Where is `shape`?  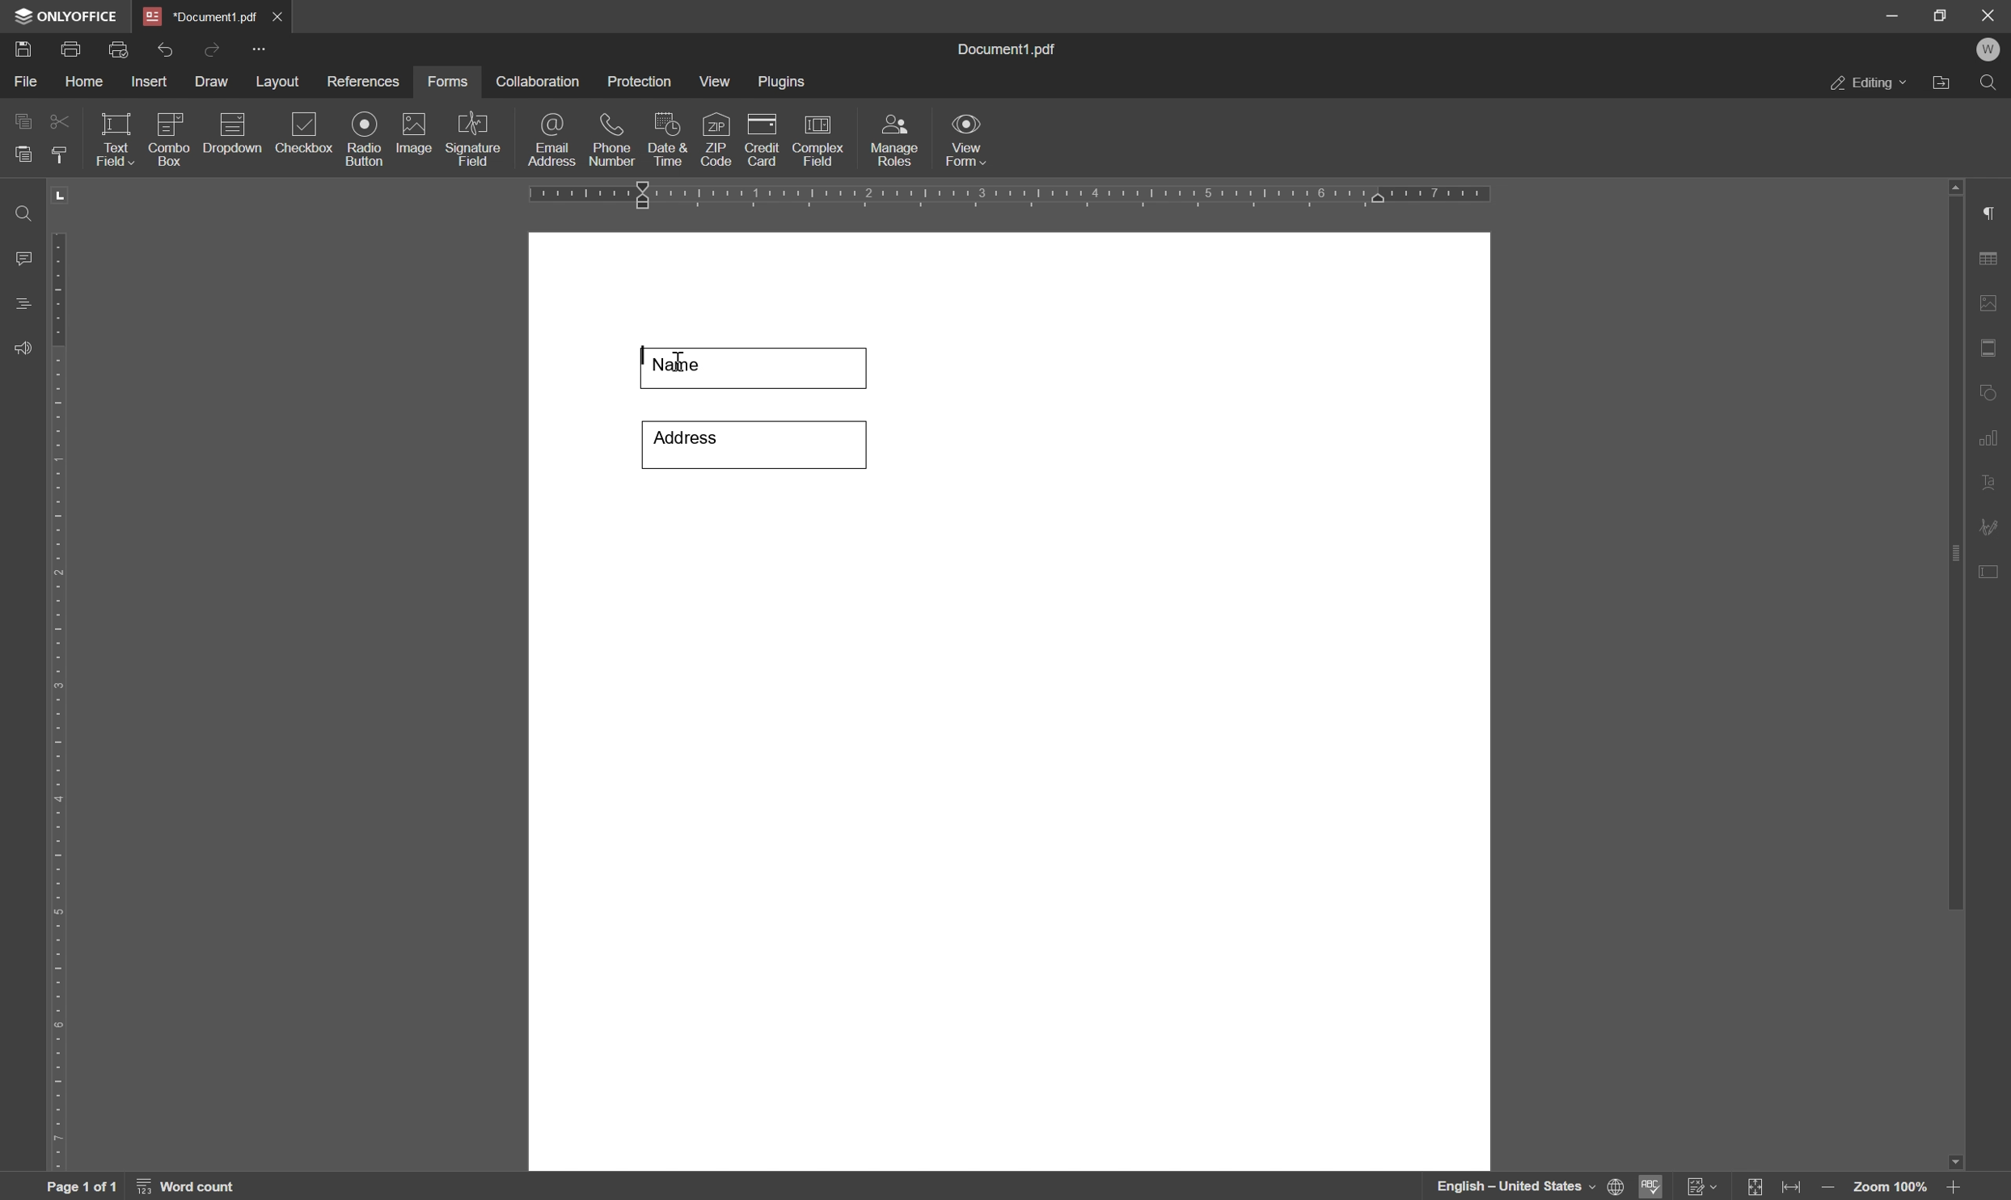
shape is located at coordinates (1992, 389).